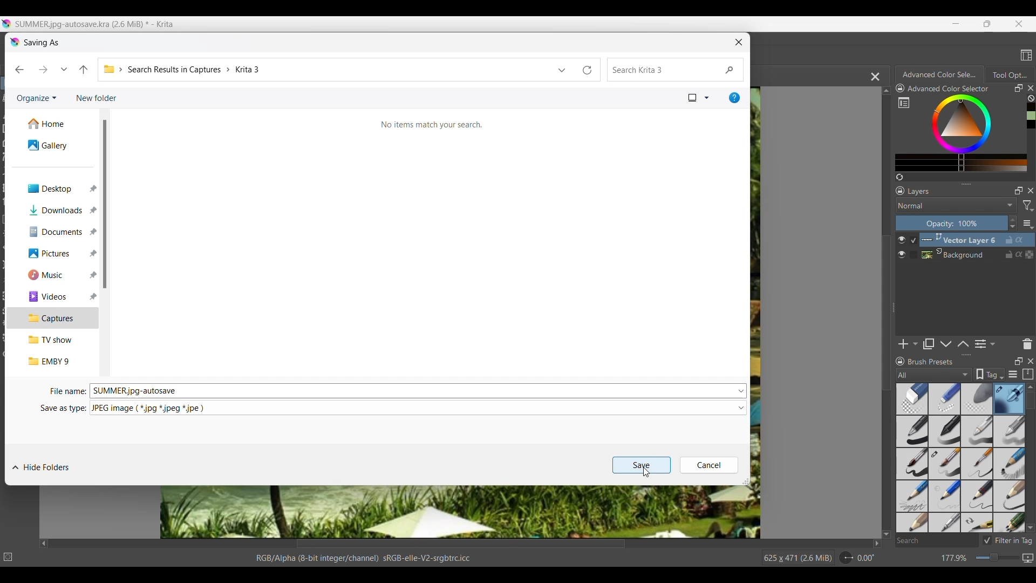 The image size is (1036, 583). What do you see at coordinates (54, 297) in the screenshot?
I see `Videos folder` at bounding box center [54, 297].